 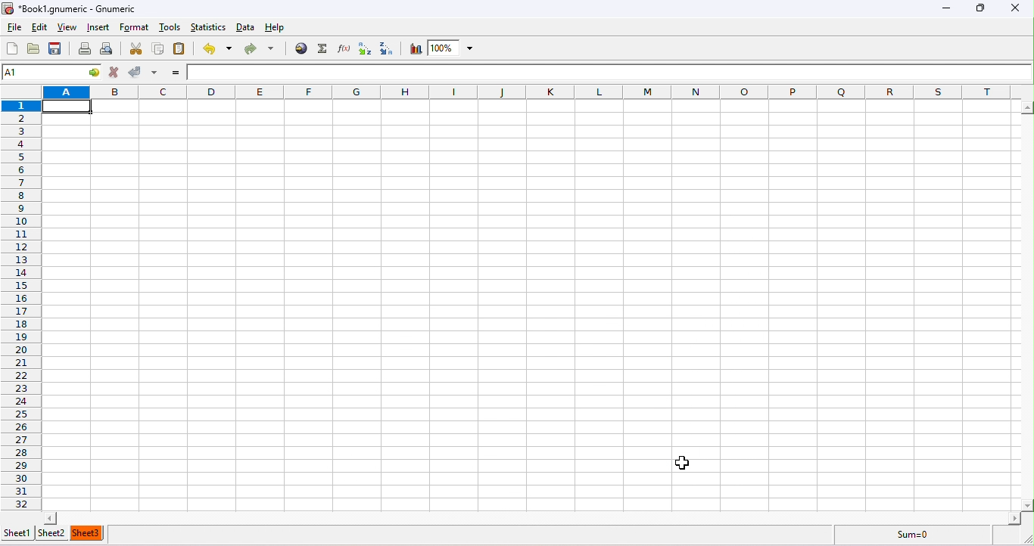 What do you see at coordinates (682, 464) in the screenshot?
I see `Cursor` at bounding box center [682, 464].